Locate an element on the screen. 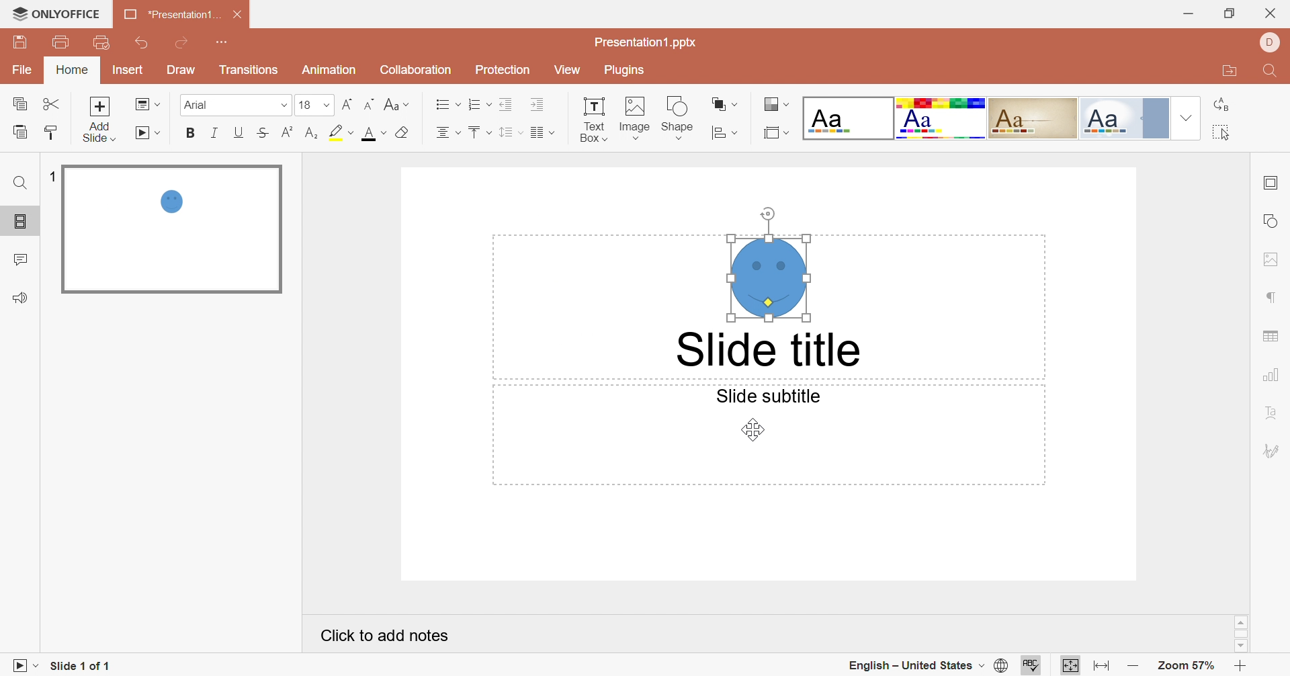 The width and height of the screenshot is (1290, 676). Find is located at coordinates (1268, 73).